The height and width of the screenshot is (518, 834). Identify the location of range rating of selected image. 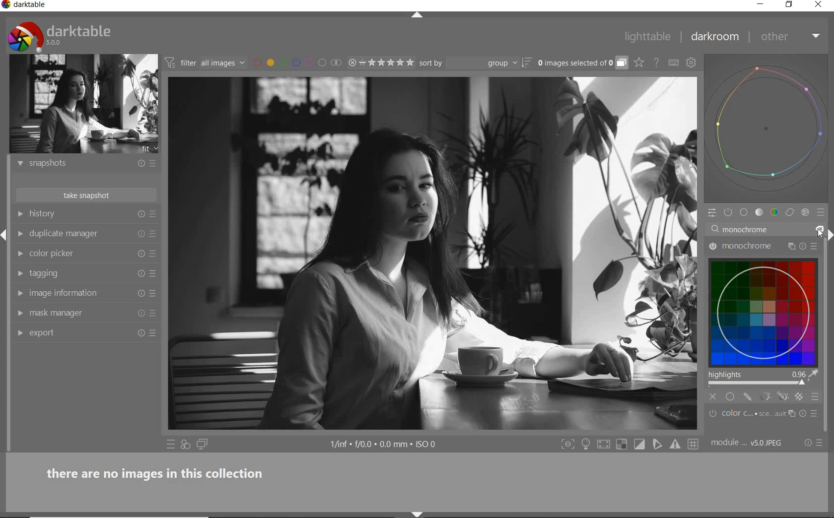
(380, 63).